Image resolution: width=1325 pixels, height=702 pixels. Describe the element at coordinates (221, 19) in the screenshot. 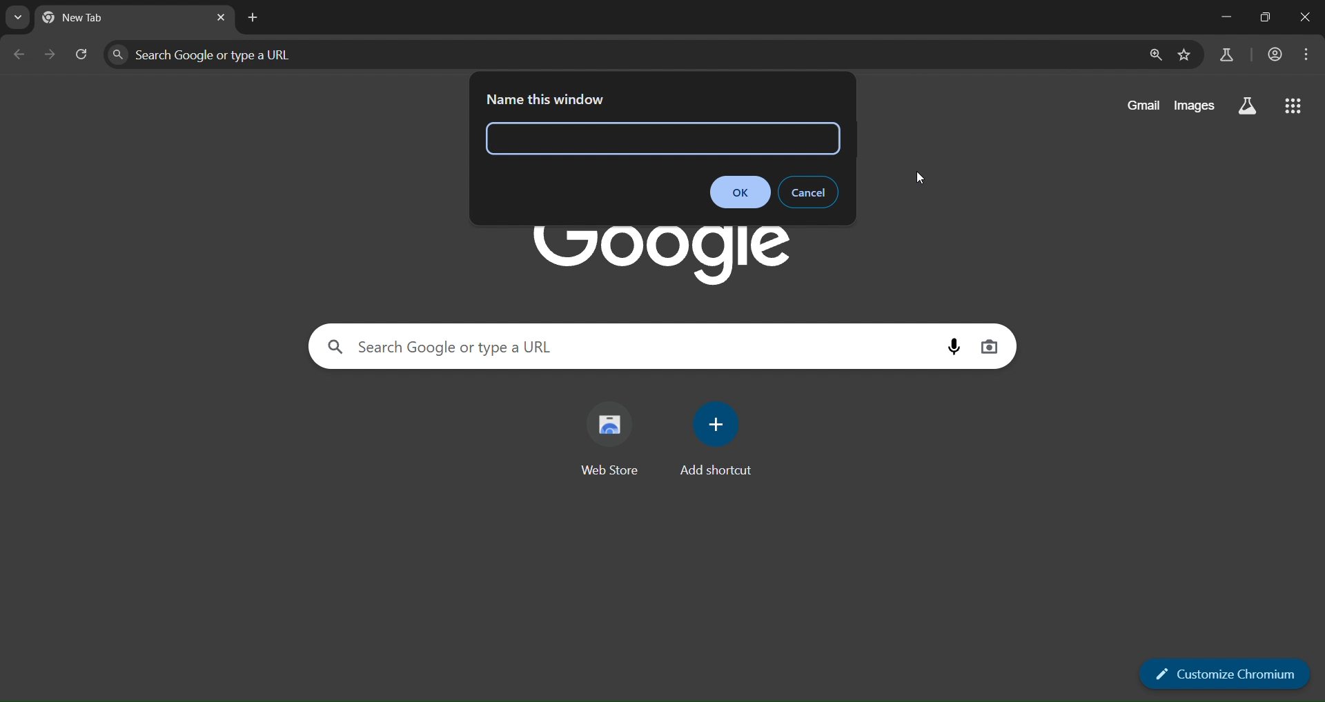

I see `close tab` at that location.